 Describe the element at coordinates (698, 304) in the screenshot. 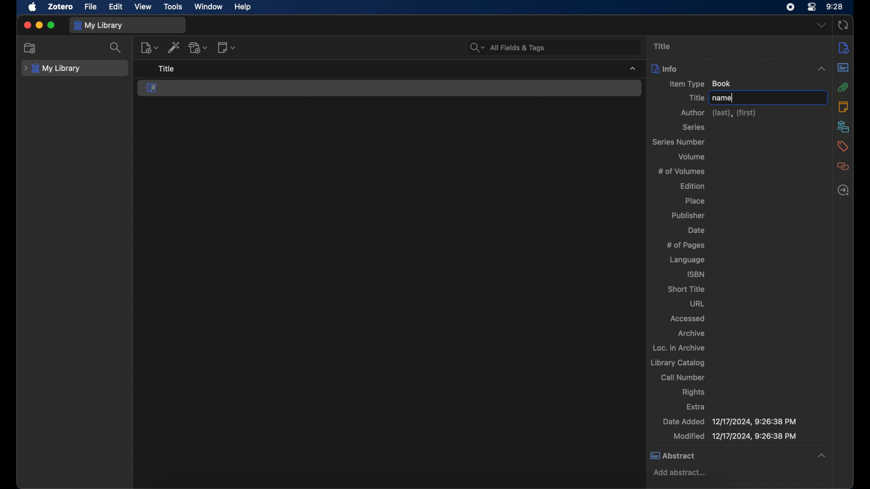

I see `url` at that location.